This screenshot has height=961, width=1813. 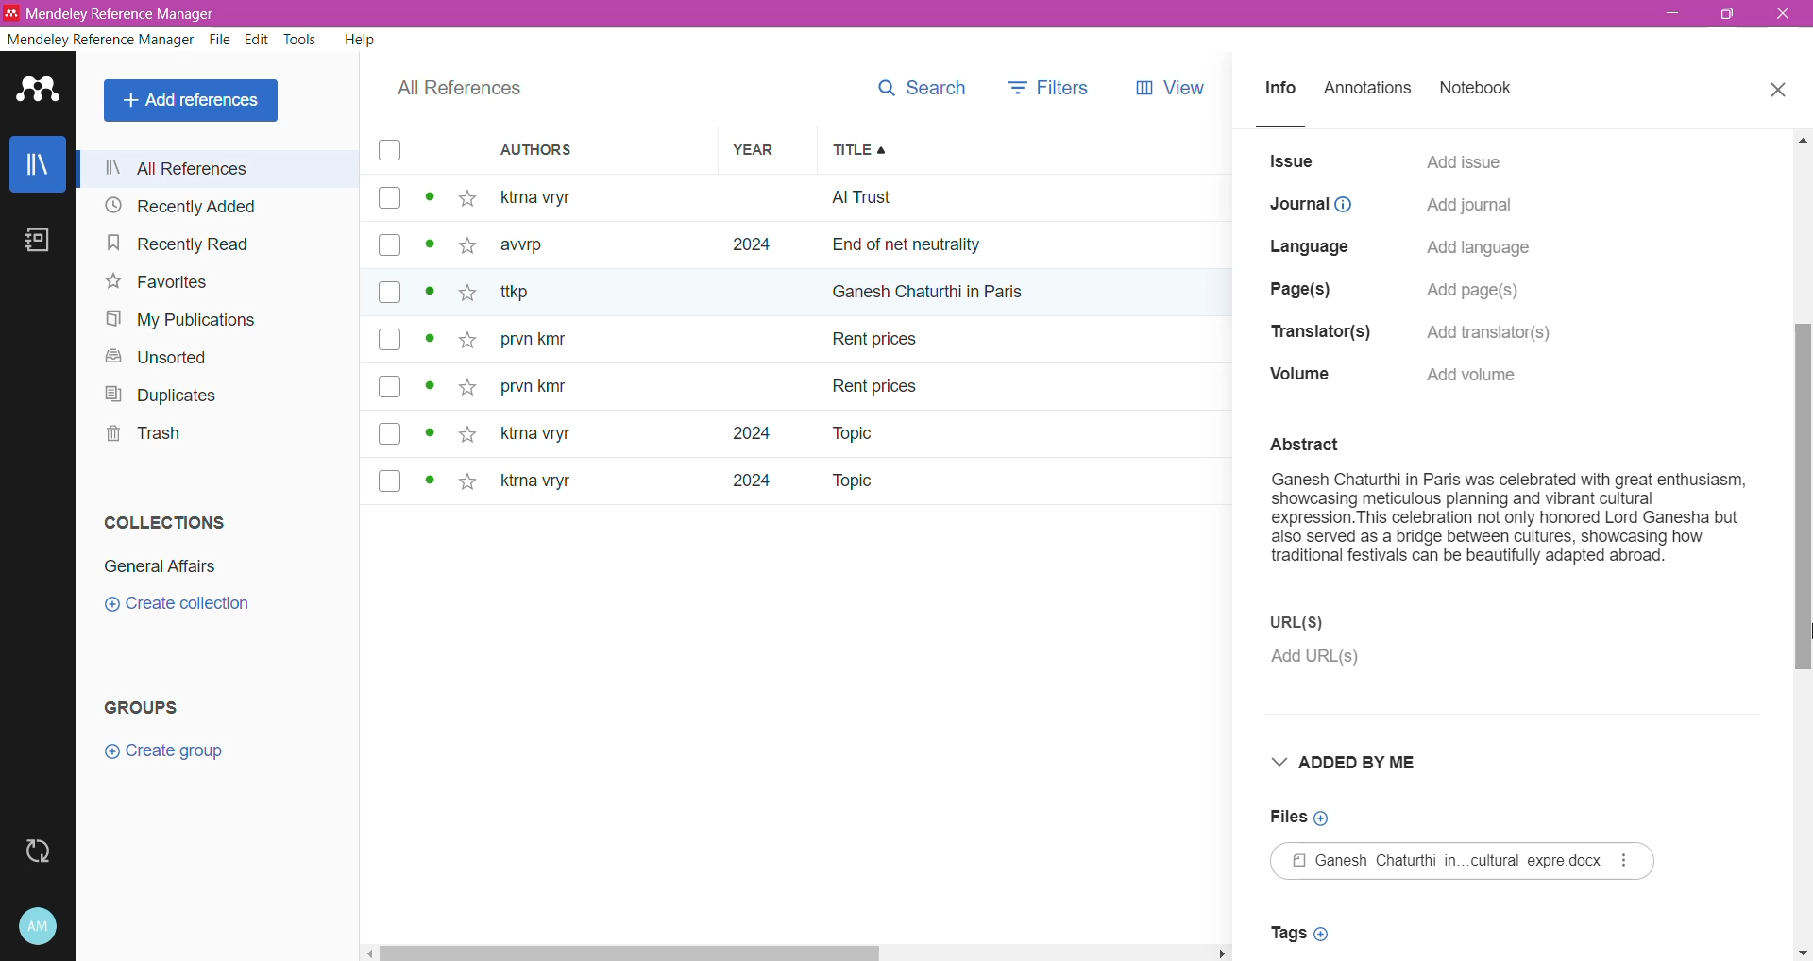 I want to click on Search, so click(x=922, y=83).